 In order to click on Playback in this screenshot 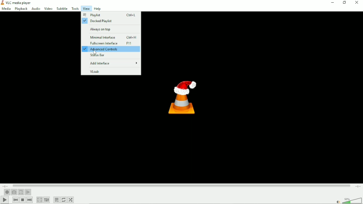, I will do `click(20, 8)`.